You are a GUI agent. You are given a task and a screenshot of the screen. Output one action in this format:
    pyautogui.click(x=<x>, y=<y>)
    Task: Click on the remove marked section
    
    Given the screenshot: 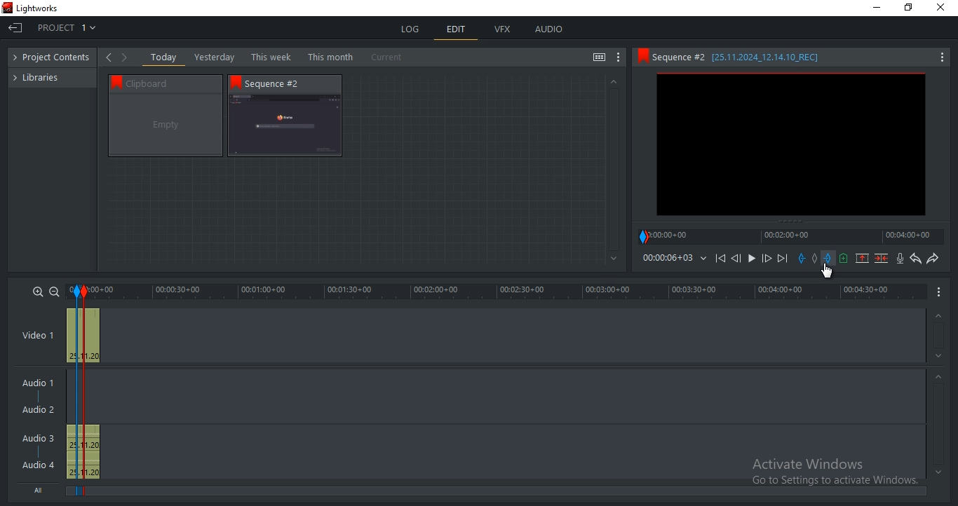 What is the action you would take?
    pyautogui.click(x=862, y=257)
    